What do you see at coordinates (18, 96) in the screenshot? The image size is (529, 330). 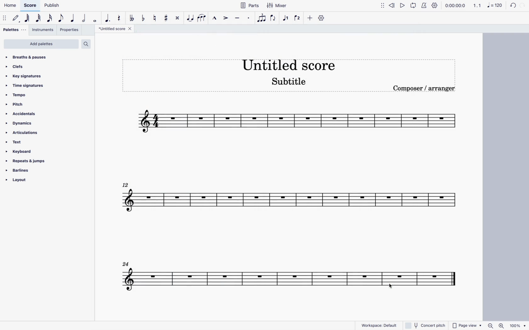 I see `tempo` at bounding box center [18, 96].